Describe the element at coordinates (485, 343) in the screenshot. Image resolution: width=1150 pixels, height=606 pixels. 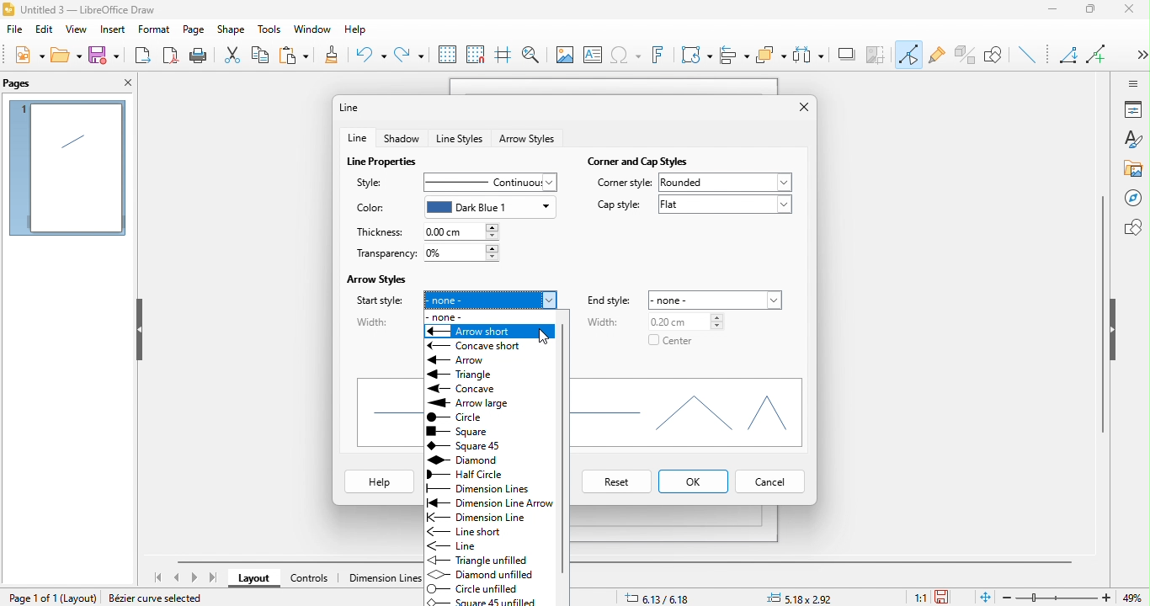
I see `concave short` at that location.